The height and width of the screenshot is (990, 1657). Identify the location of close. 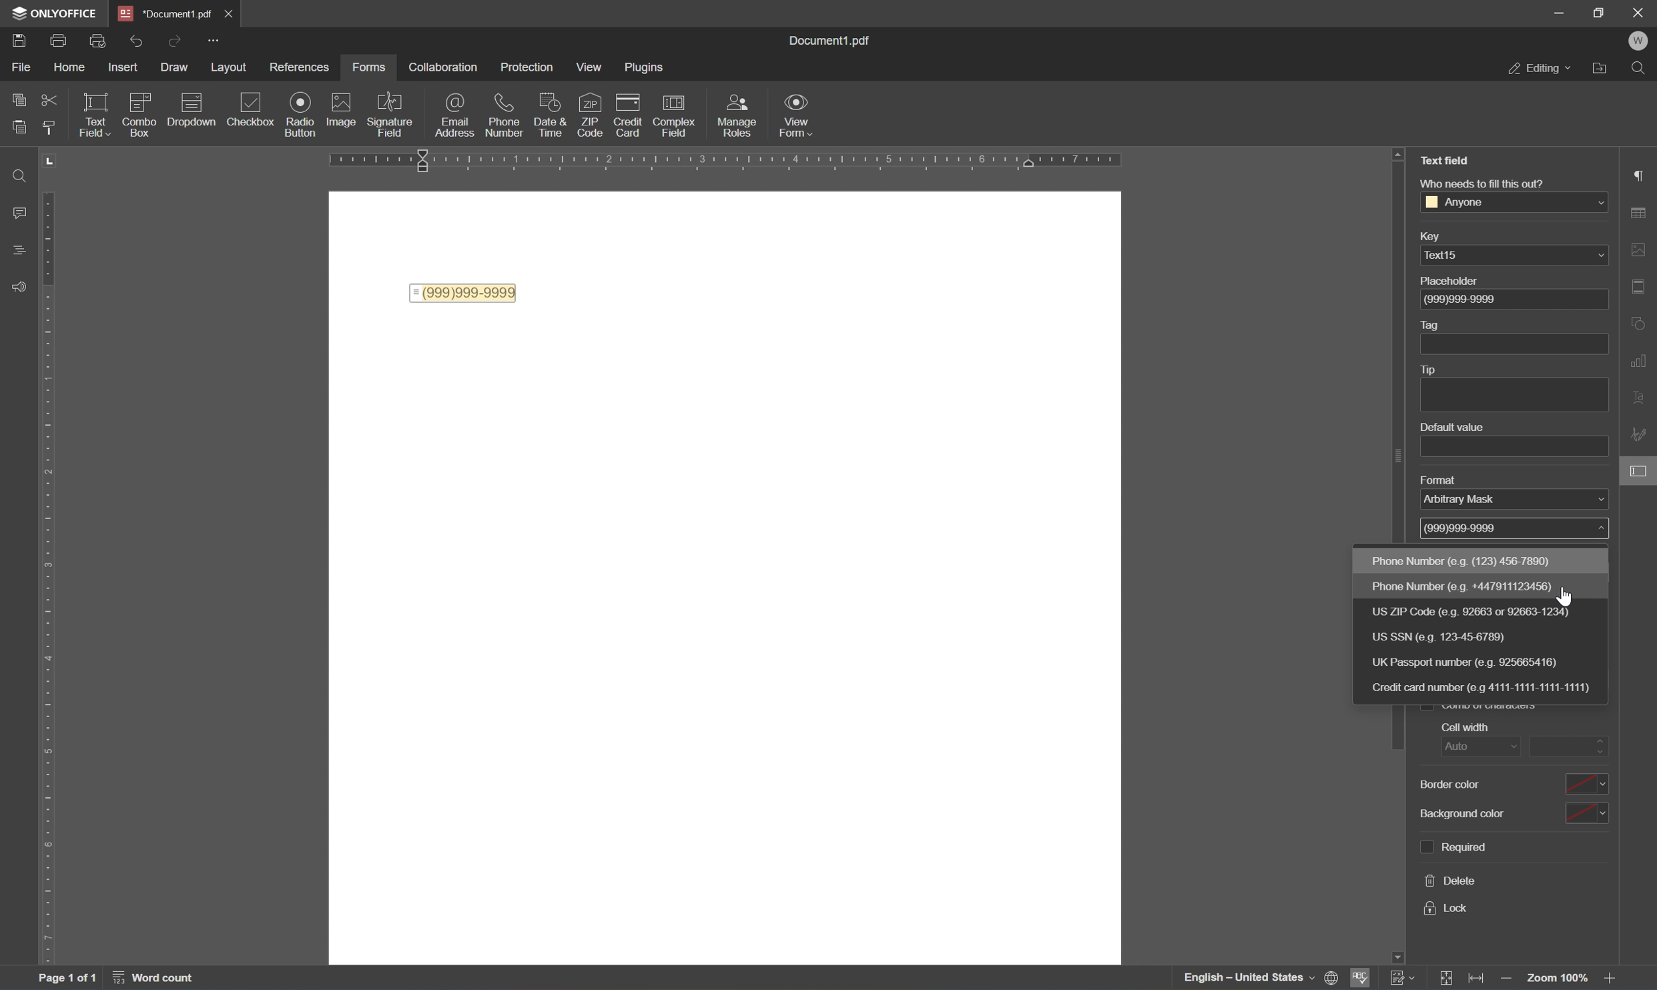
(229, 12).